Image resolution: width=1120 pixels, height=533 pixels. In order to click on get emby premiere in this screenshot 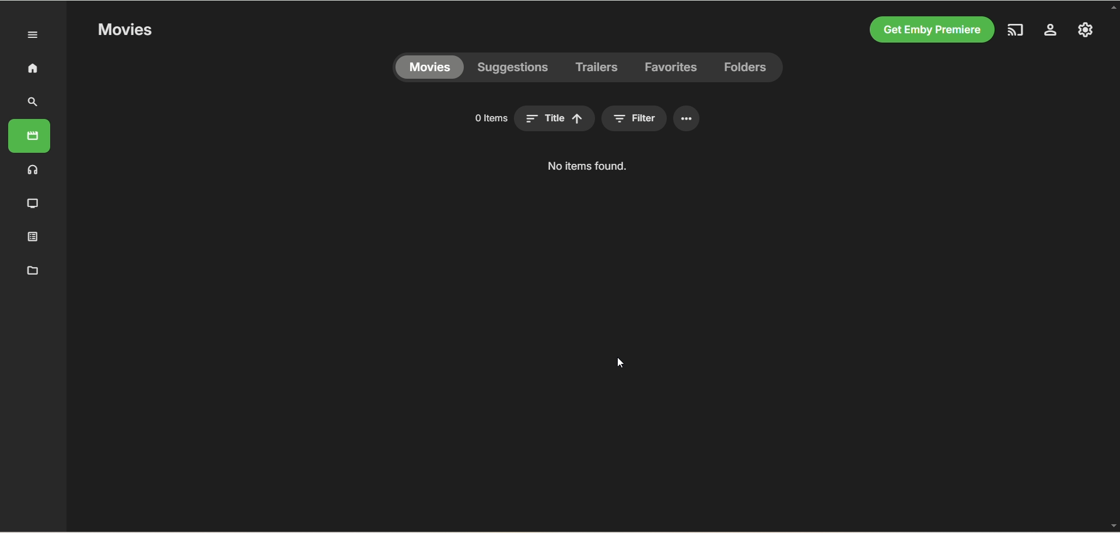, I will do `click(929, 30)`.